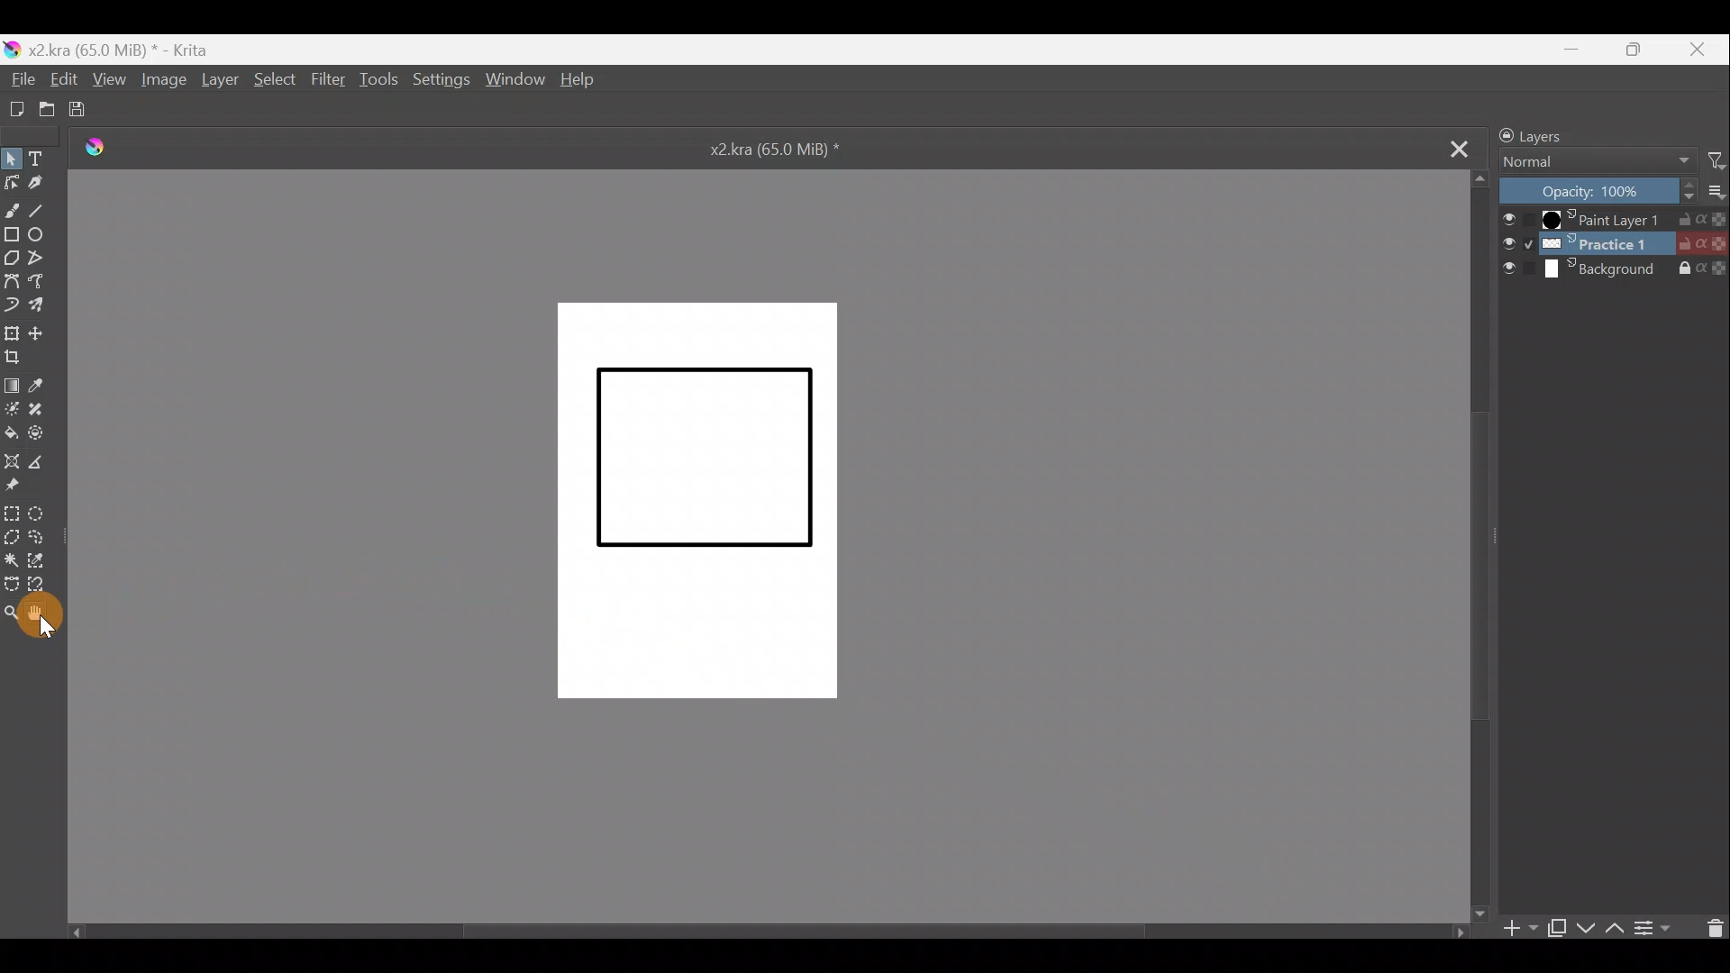  Describe the element at coordinates (440, 81) in the screenshot. I see `Settings` at that location.